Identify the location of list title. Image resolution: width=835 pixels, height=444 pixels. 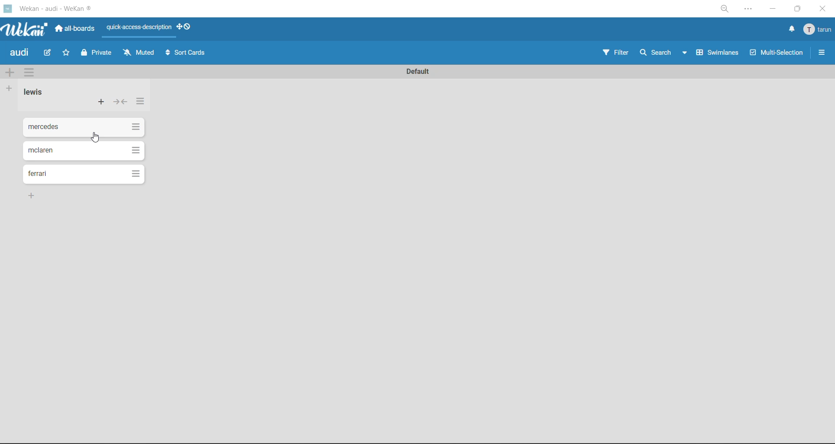
(37, 92).